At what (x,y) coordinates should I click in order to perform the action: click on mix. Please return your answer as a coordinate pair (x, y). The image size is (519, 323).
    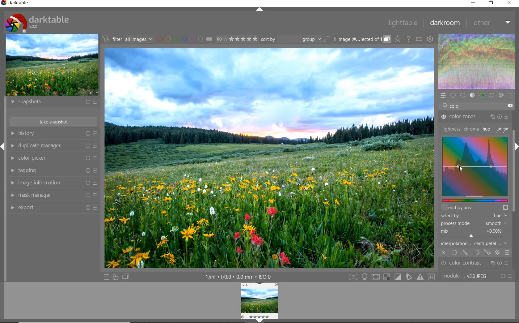
    Looking at the image, I should click on (475, 234).